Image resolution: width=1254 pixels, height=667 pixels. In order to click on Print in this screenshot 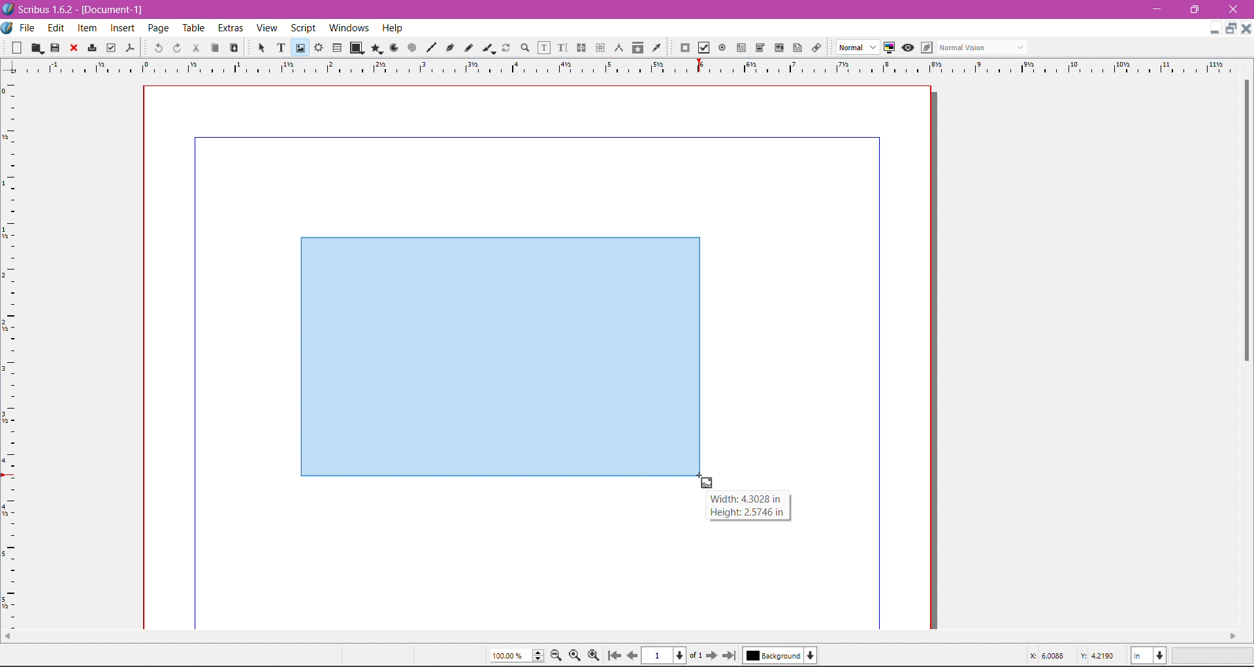, I will do `click(91, 48)`.